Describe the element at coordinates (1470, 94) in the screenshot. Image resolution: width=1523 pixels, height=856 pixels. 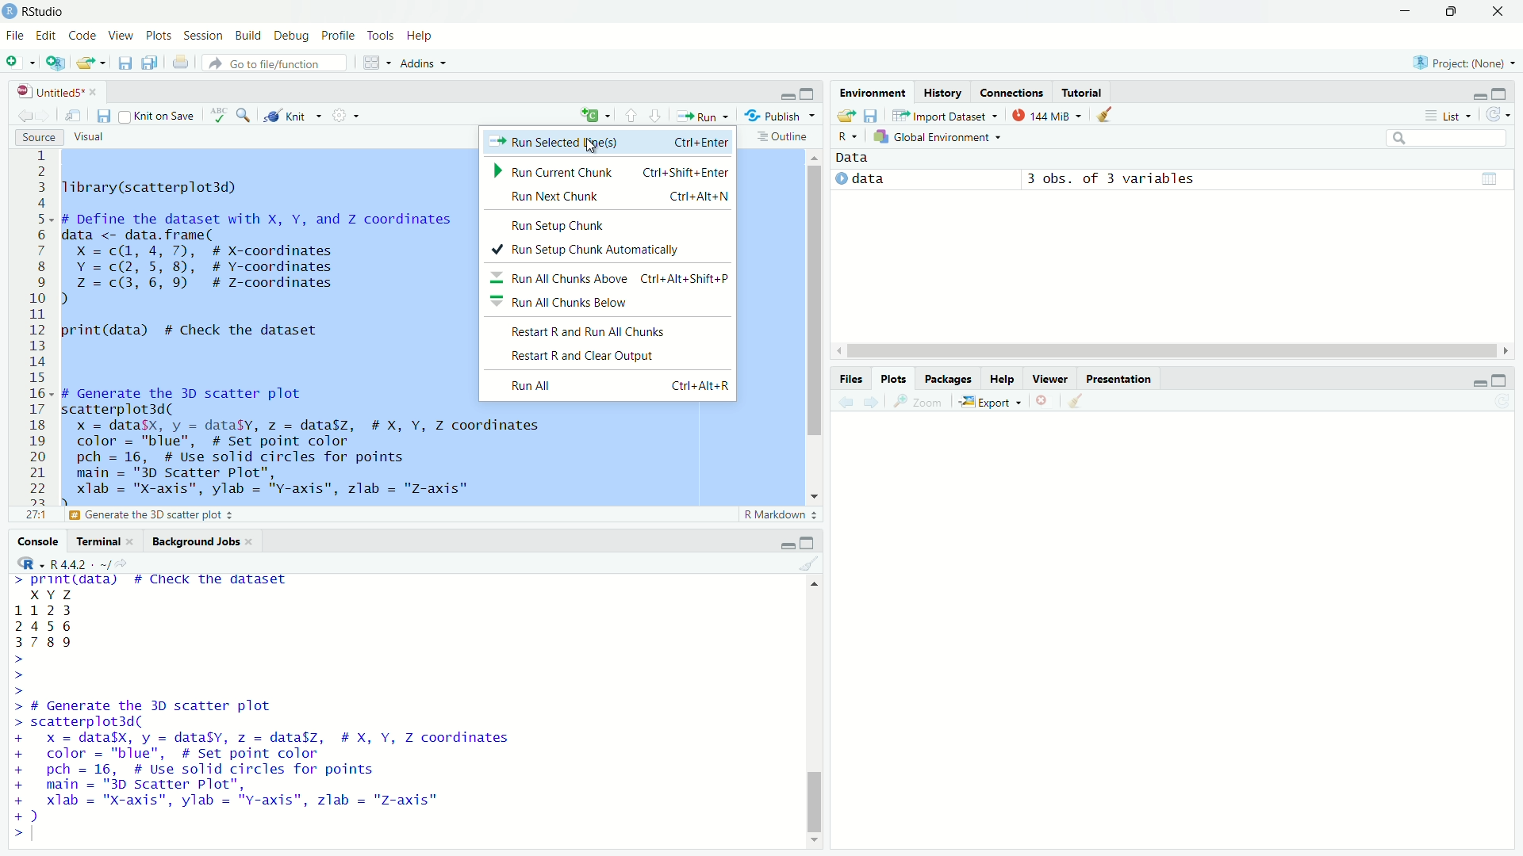
I see `minimize` at that location.